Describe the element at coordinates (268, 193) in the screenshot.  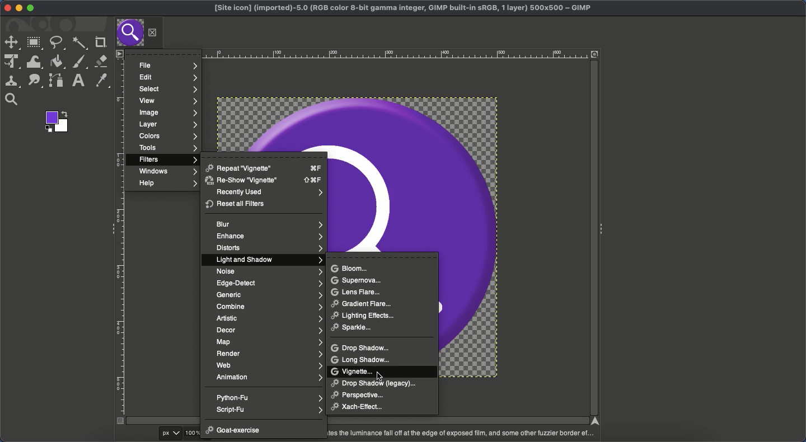
I see `Recently used` at that location.